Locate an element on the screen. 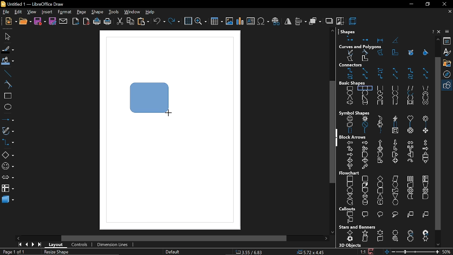 This screenshot has width=453, height=255. restore down is located at coordinates (427, 4).